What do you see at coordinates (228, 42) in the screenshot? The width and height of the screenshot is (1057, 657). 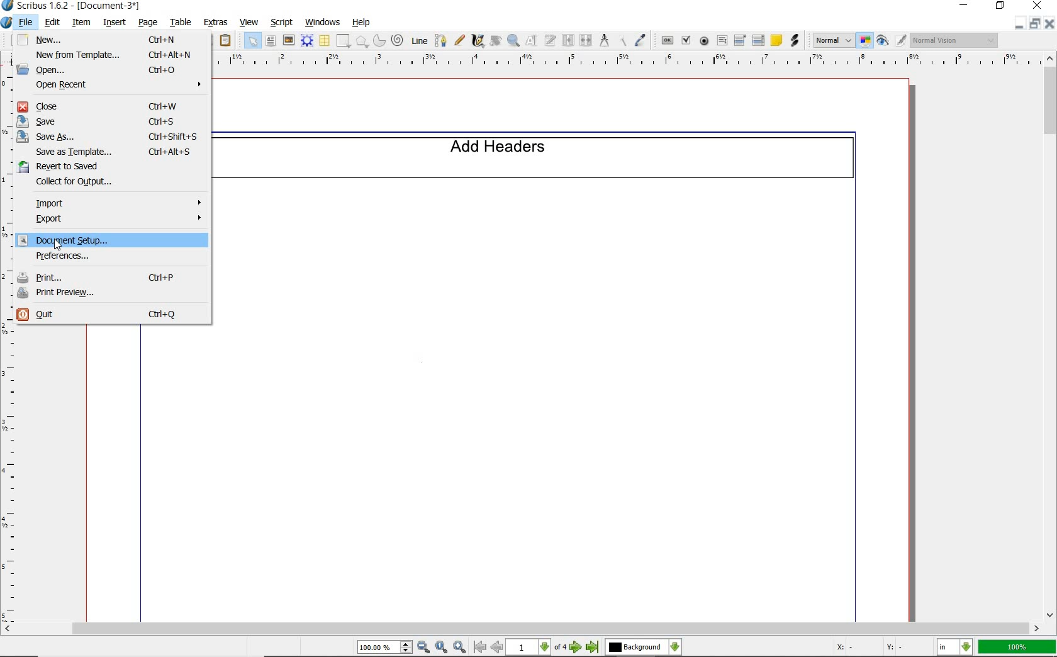 I see `paste` at bounding box center [228, 42].